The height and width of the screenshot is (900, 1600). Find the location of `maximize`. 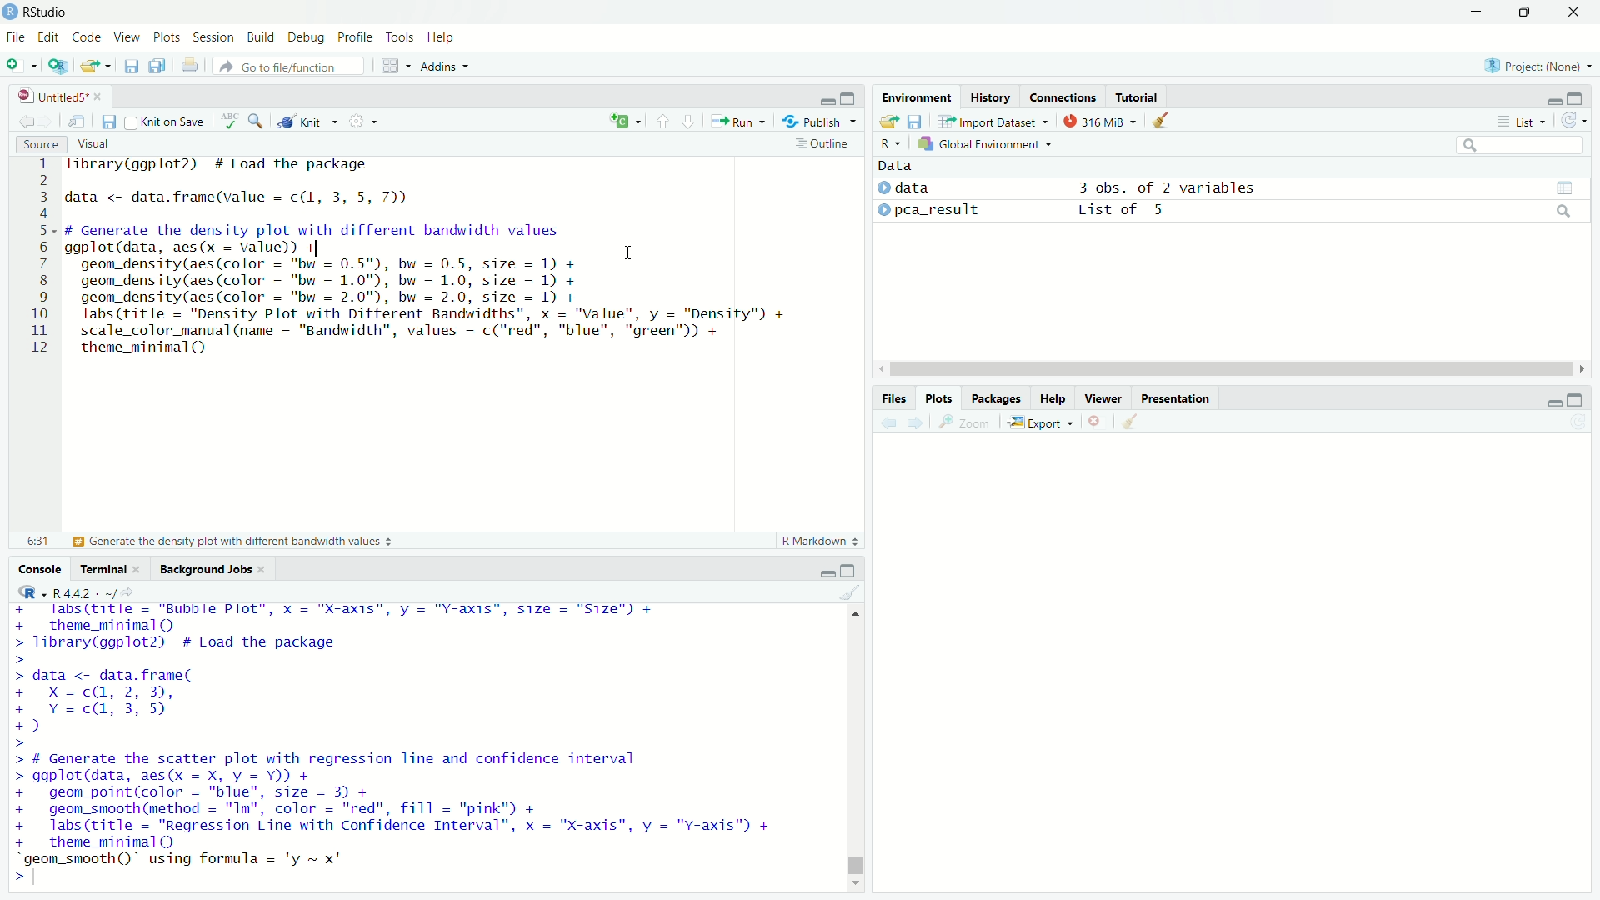

maximize is located at coordinates (849, 97).